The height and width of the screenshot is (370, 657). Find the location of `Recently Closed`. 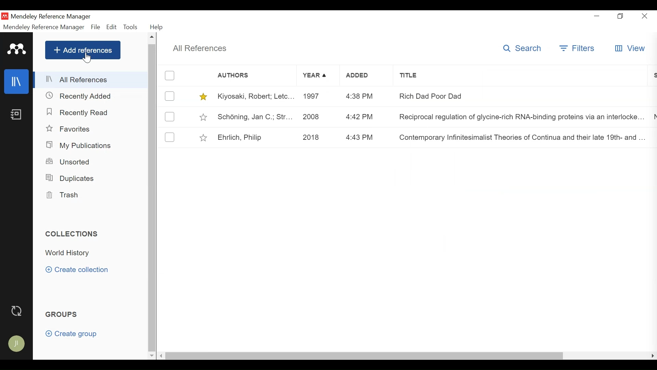

Recently Closed is located at coordinates (79, 96).